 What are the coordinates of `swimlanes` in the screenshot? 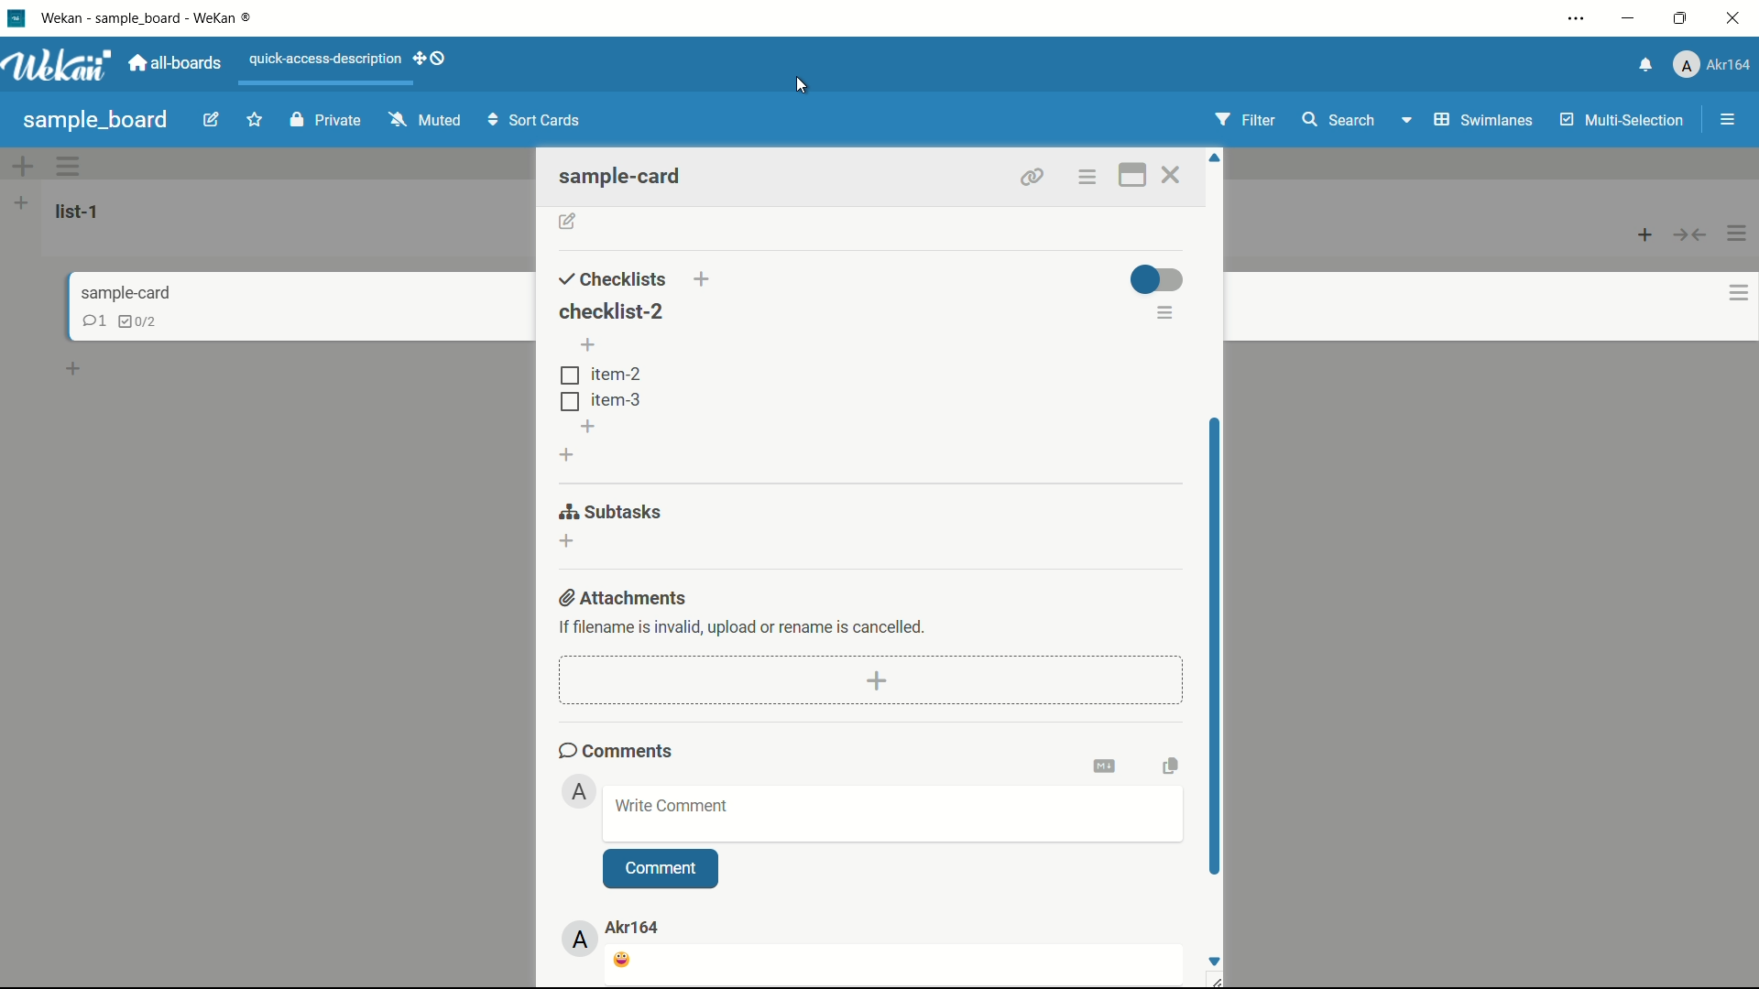 It's located at (1482, 119).